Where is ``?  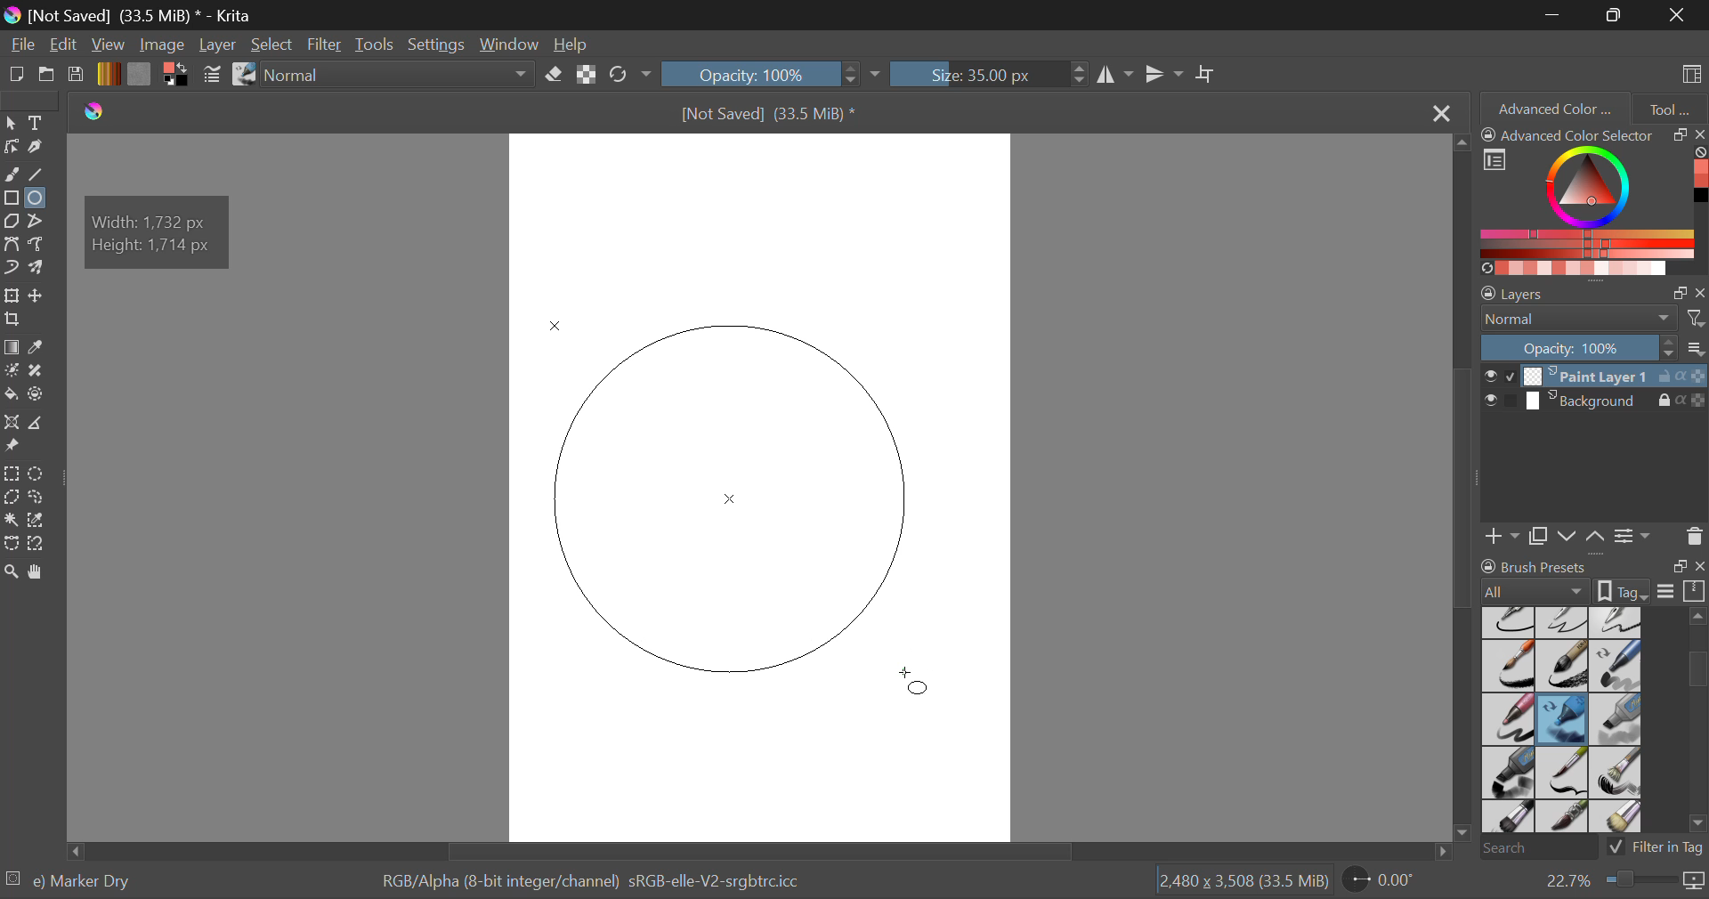  is located at coordinates (65, 46).